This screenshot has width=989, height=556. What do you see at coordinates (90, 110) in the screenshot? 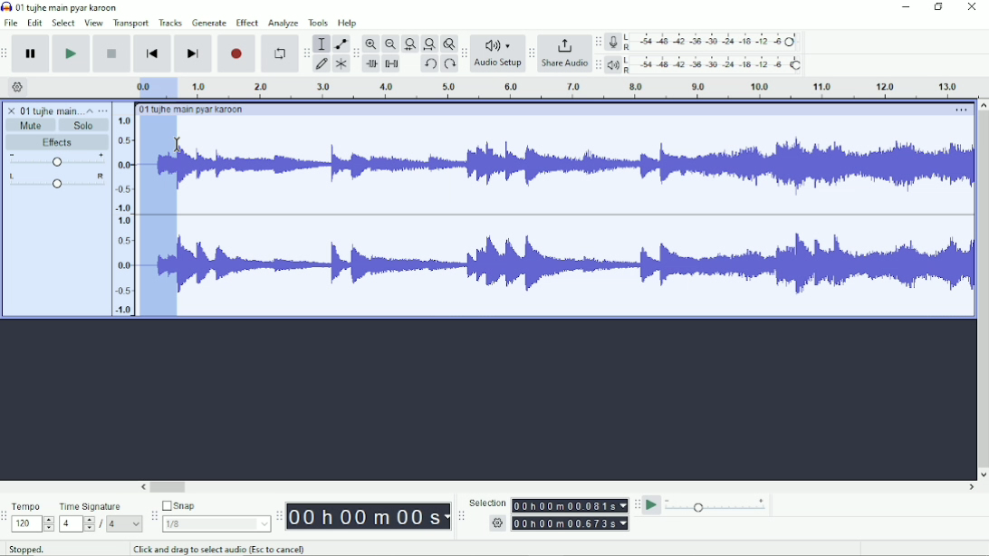
I see `Collapse` at bounding box center [90, 110].